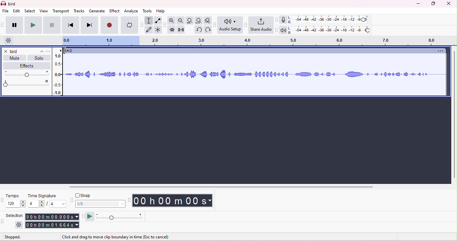 This screenshot has width=457, height=241. I want to click on minimize, so click(417, 4).